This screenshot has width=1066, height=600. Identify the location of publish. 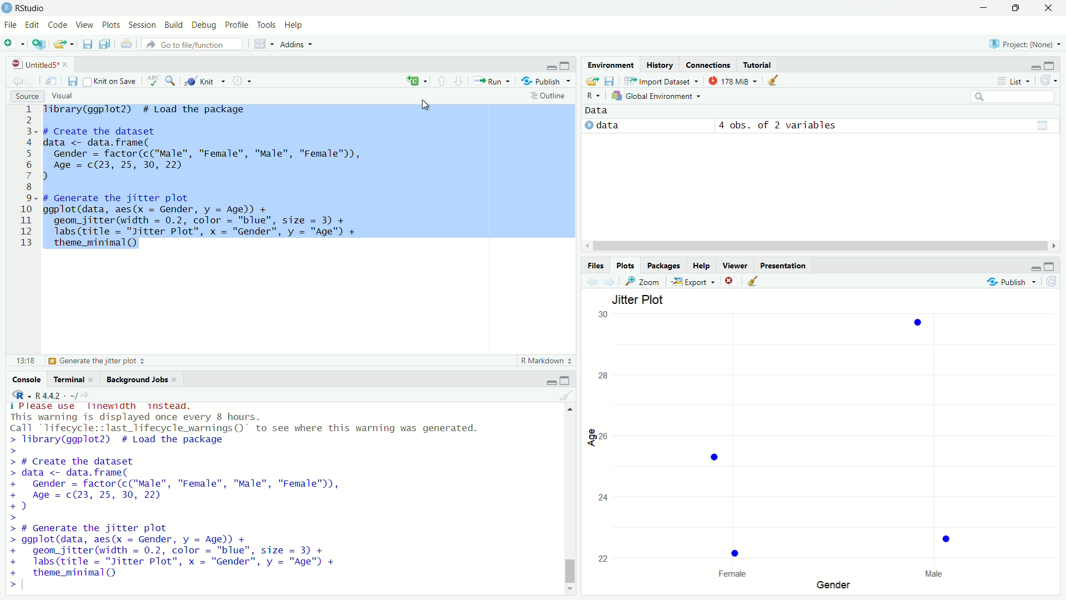
(1009, 282).